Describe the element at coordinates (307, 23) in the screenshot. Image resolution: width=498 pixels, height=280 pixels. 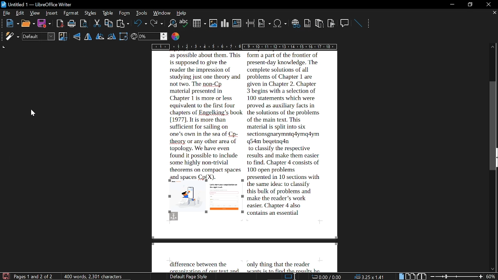
I see `insert footnote` at that location.